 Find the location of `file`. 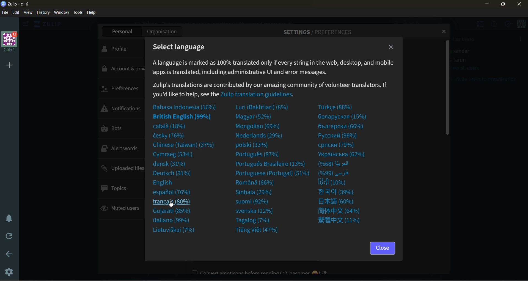

file is located at coordinates (5, 13).